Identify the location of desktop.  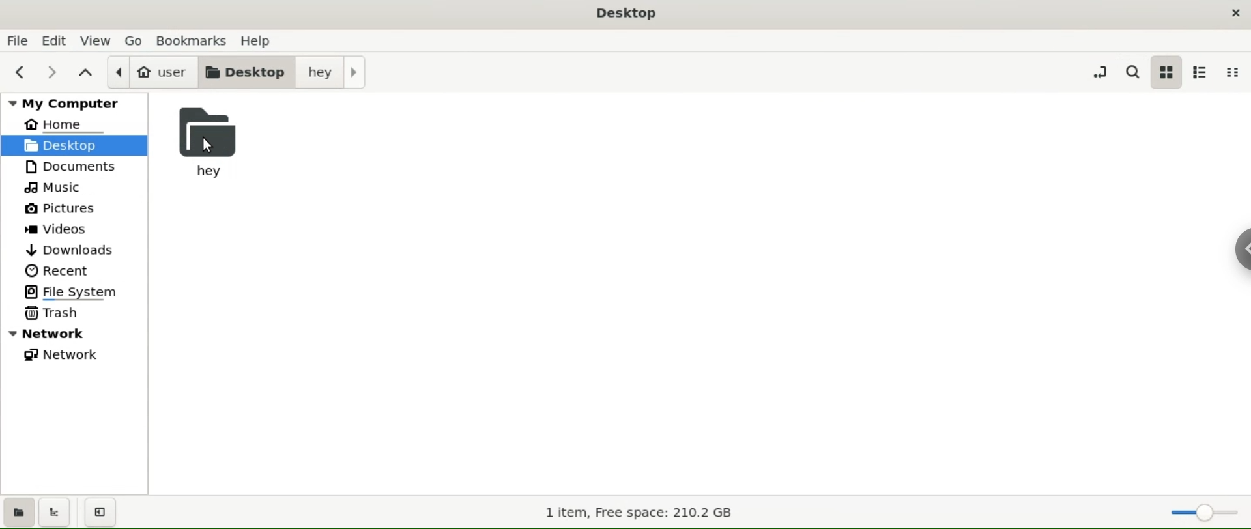
(74, 146).